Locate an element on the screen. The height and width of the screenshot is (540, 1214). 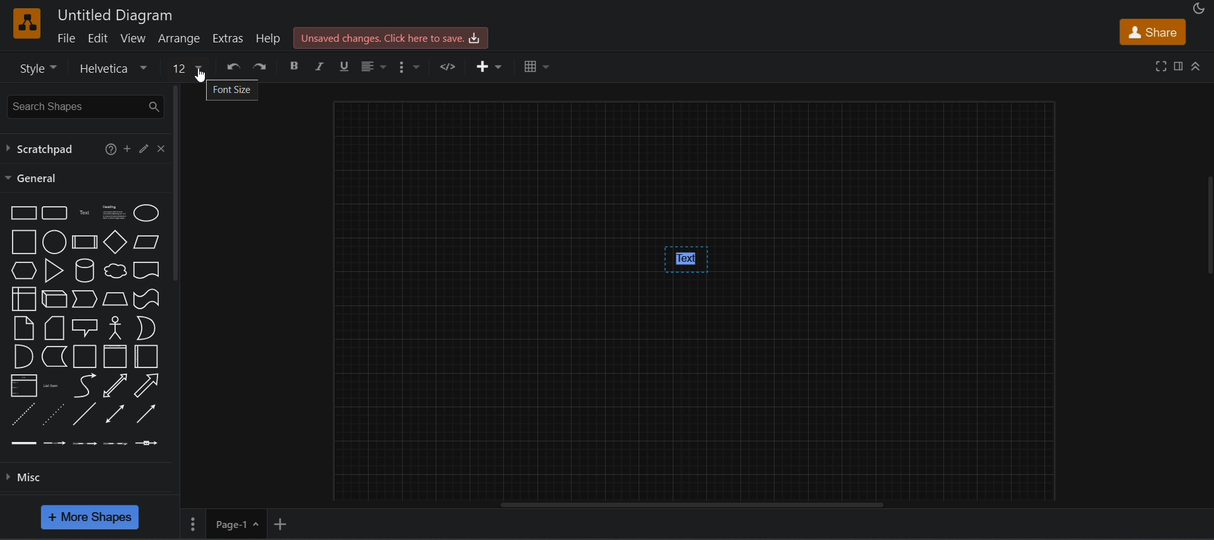
font size is located at coordinates (233, 90).